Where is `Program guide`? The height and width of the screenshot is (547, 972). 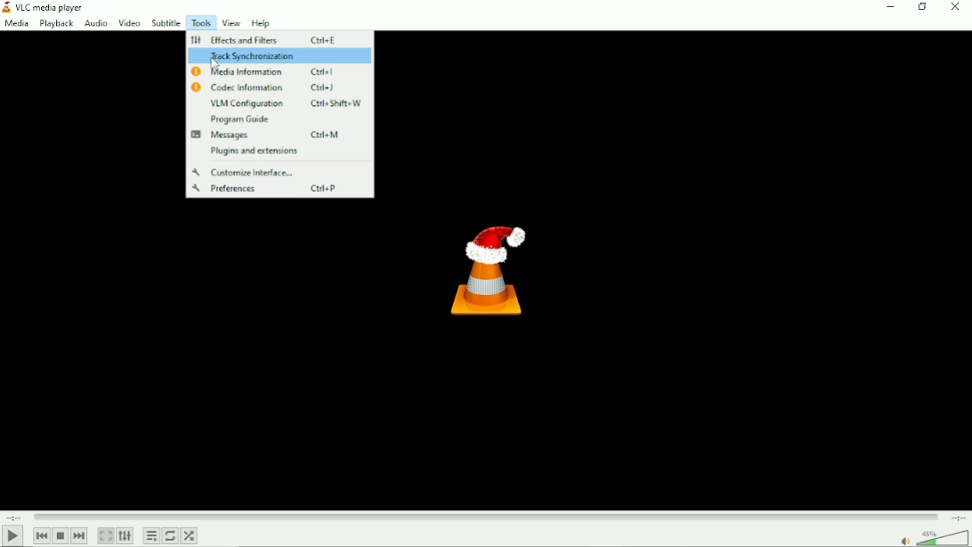 Program guide is located at coordinates (242, 118).